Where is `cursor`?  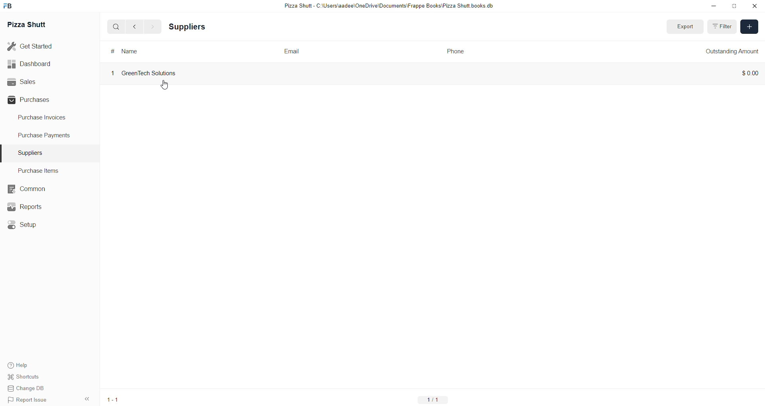 cursor is located at coordinates (165, 84).